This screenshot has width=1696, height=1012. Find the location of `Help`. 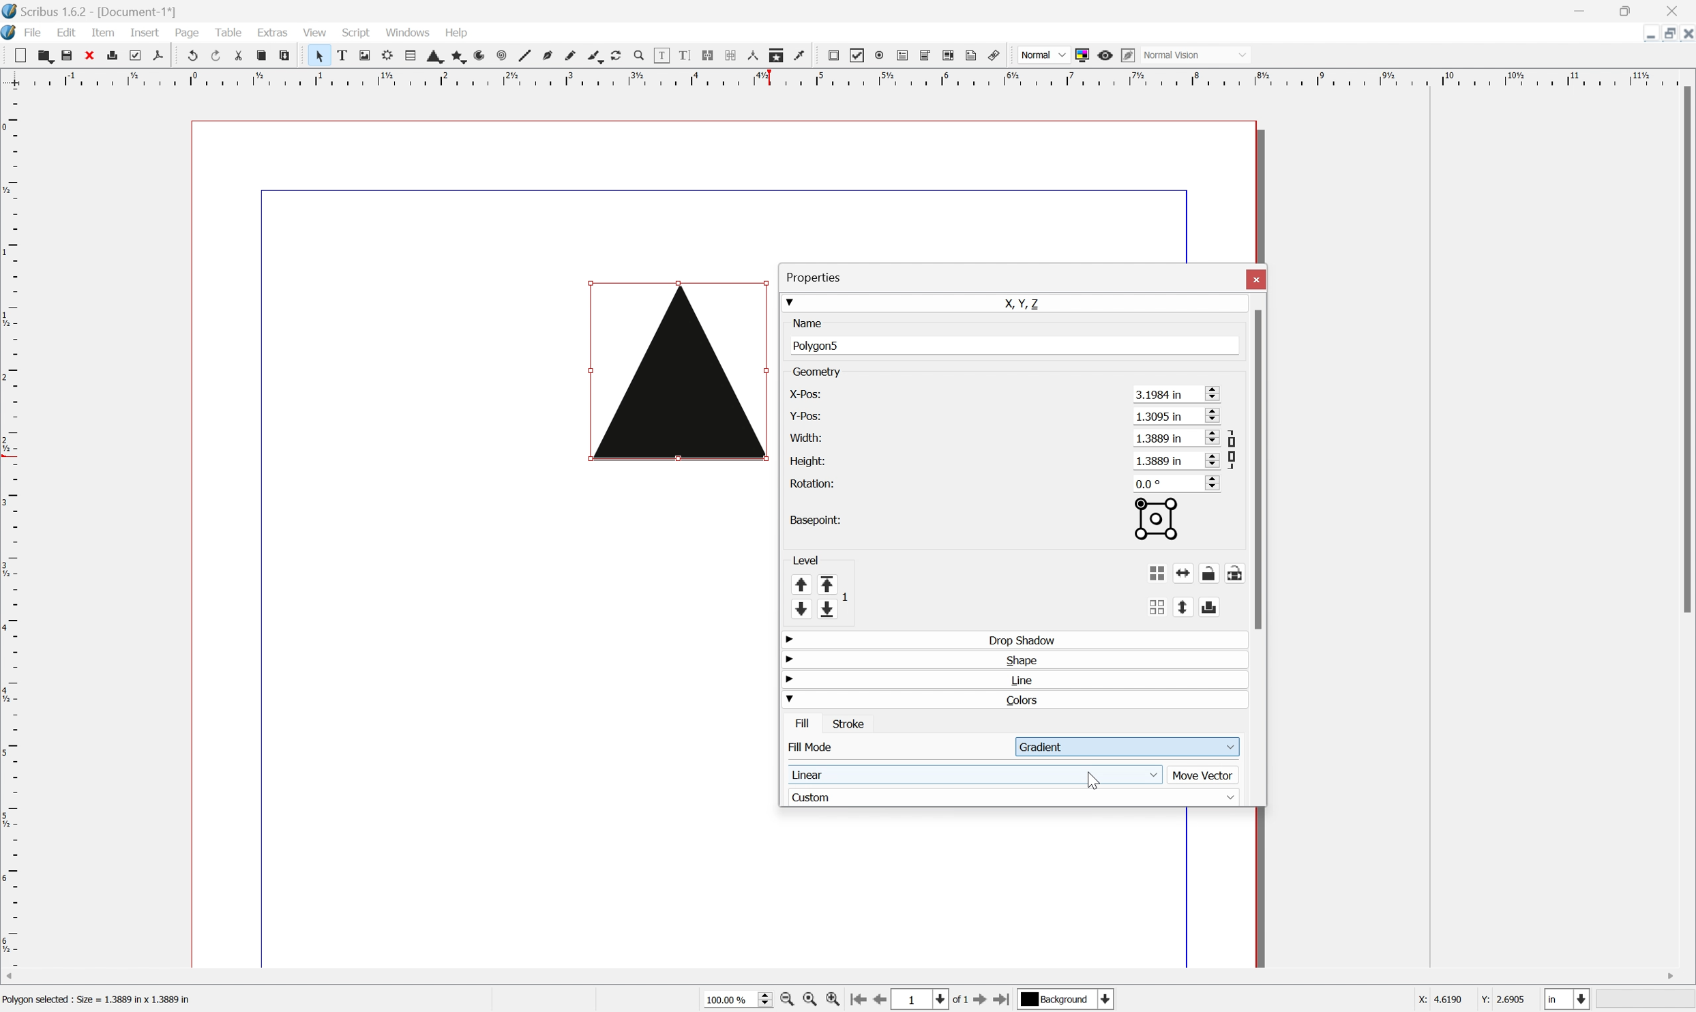

Help is located at coordinates (457, 34).